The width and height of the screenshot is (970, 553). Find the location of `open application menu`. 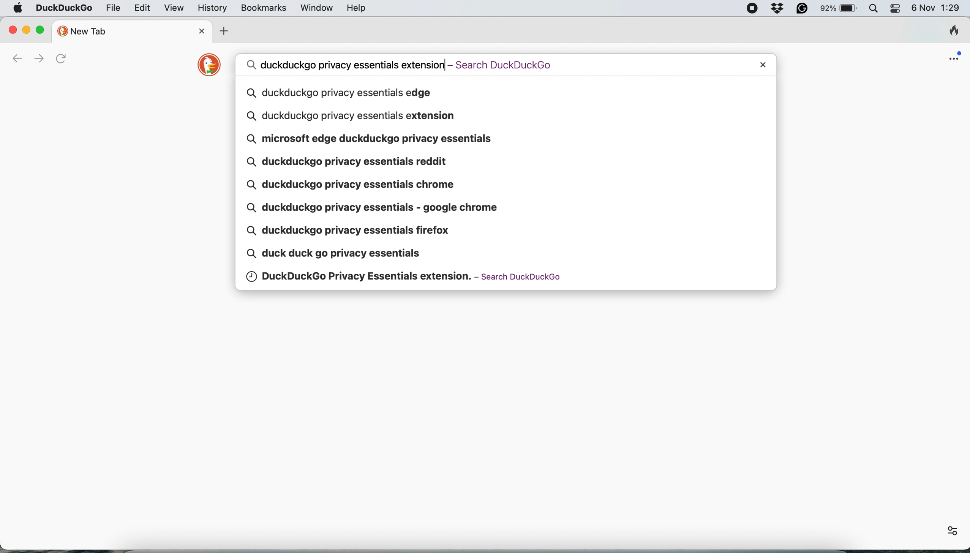

open application menu is located at coordinates (958, 53).